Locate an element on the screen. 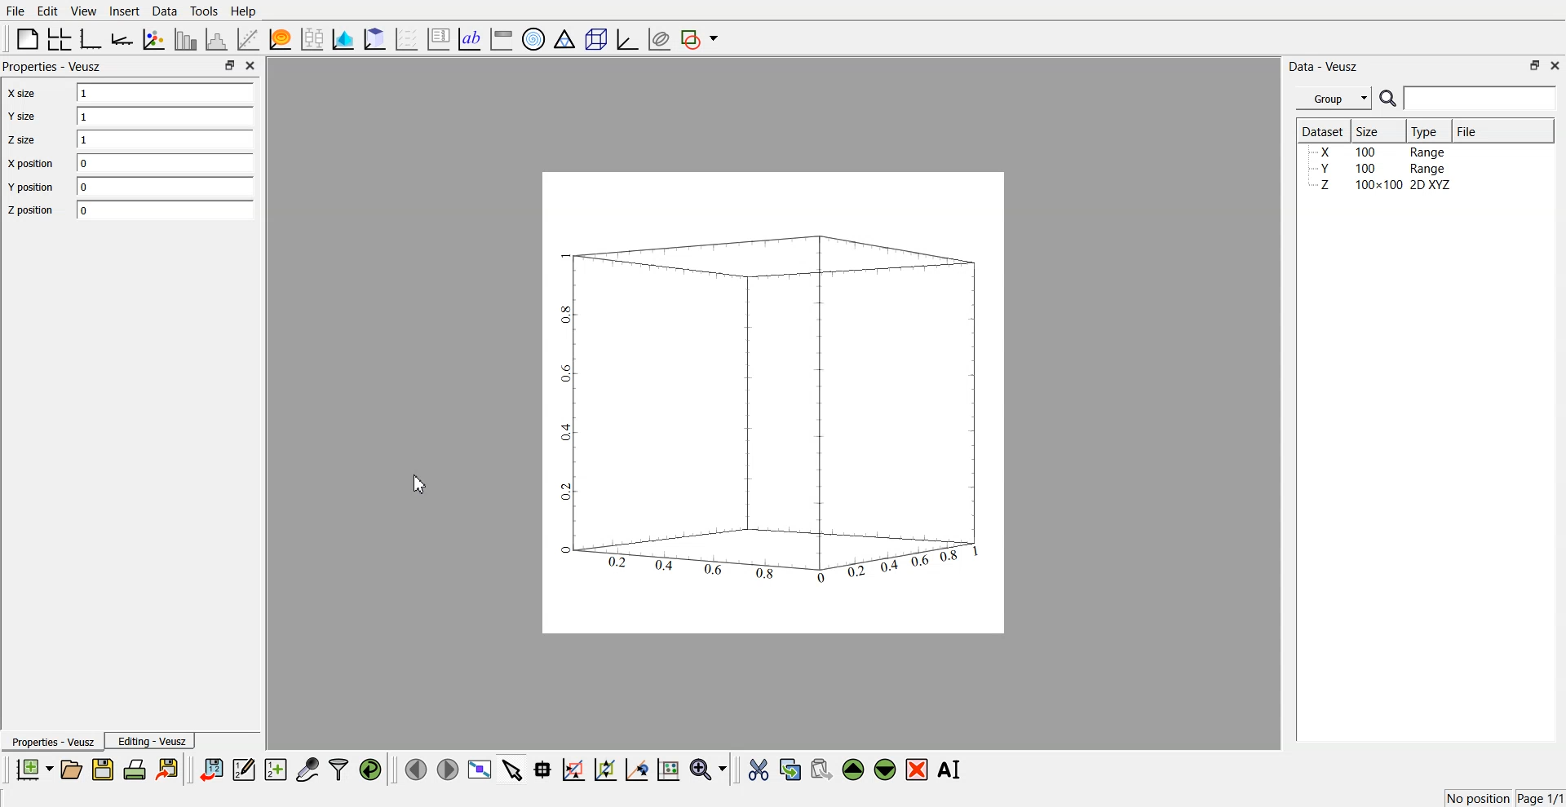 The image size is (1566, 807). Data is located at coordinates (166, 11).